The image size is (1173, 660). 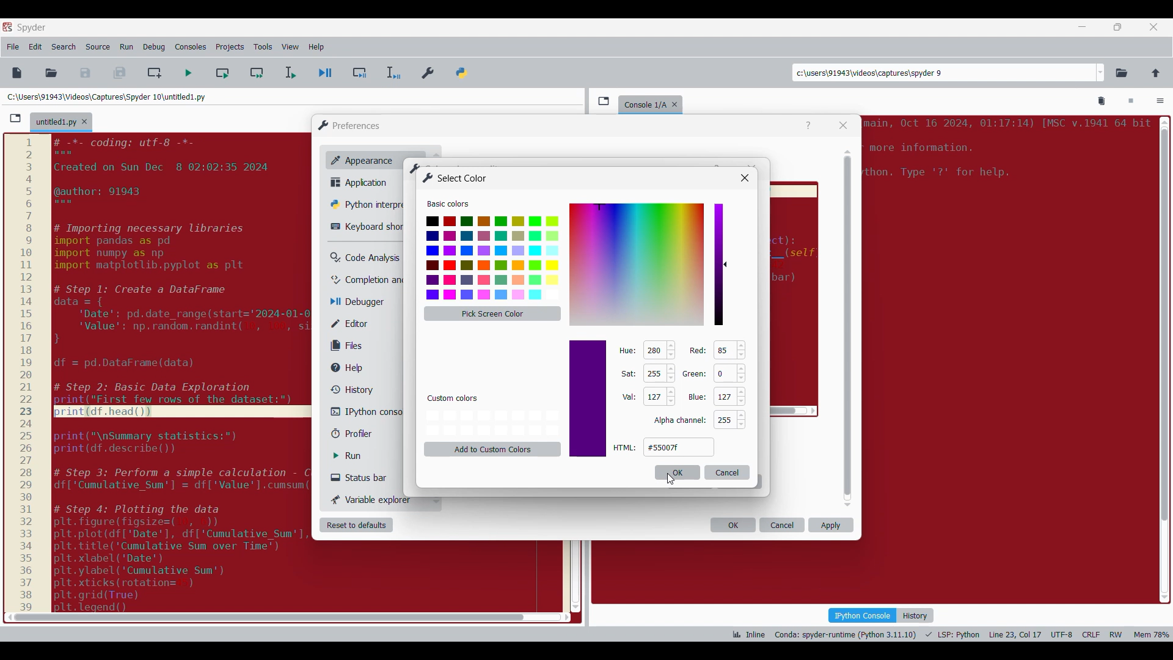 What do you see at coordinates (358, 323) in the screenshot?
I see `Editor` at bounding box center [358, 323].